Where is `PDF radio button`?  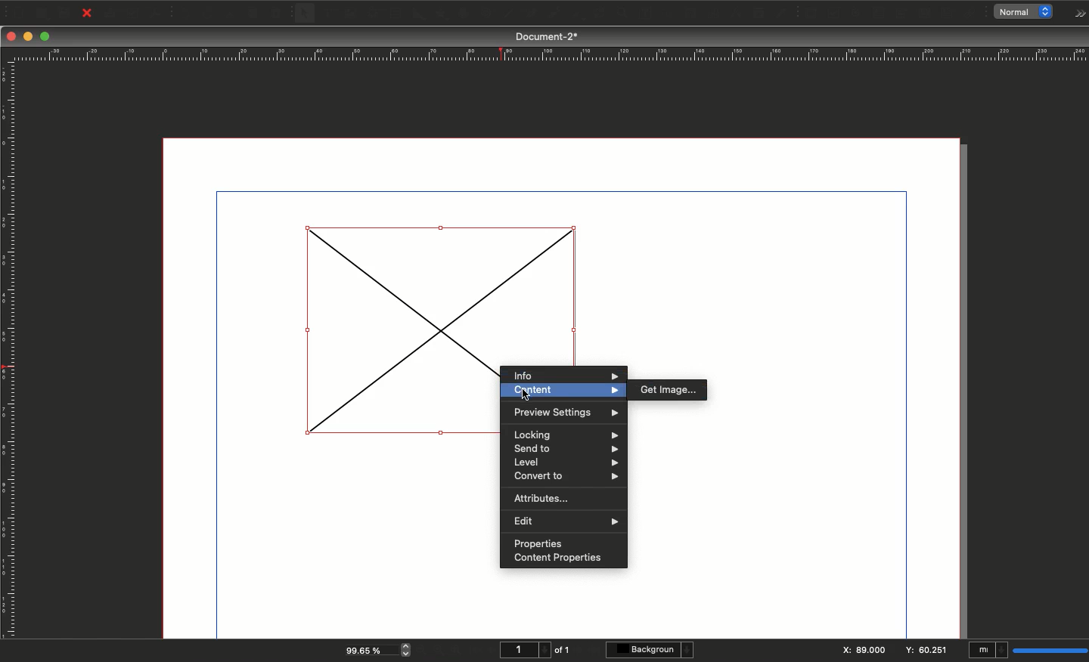 PDF radio button is located at coordinates (857, 14).